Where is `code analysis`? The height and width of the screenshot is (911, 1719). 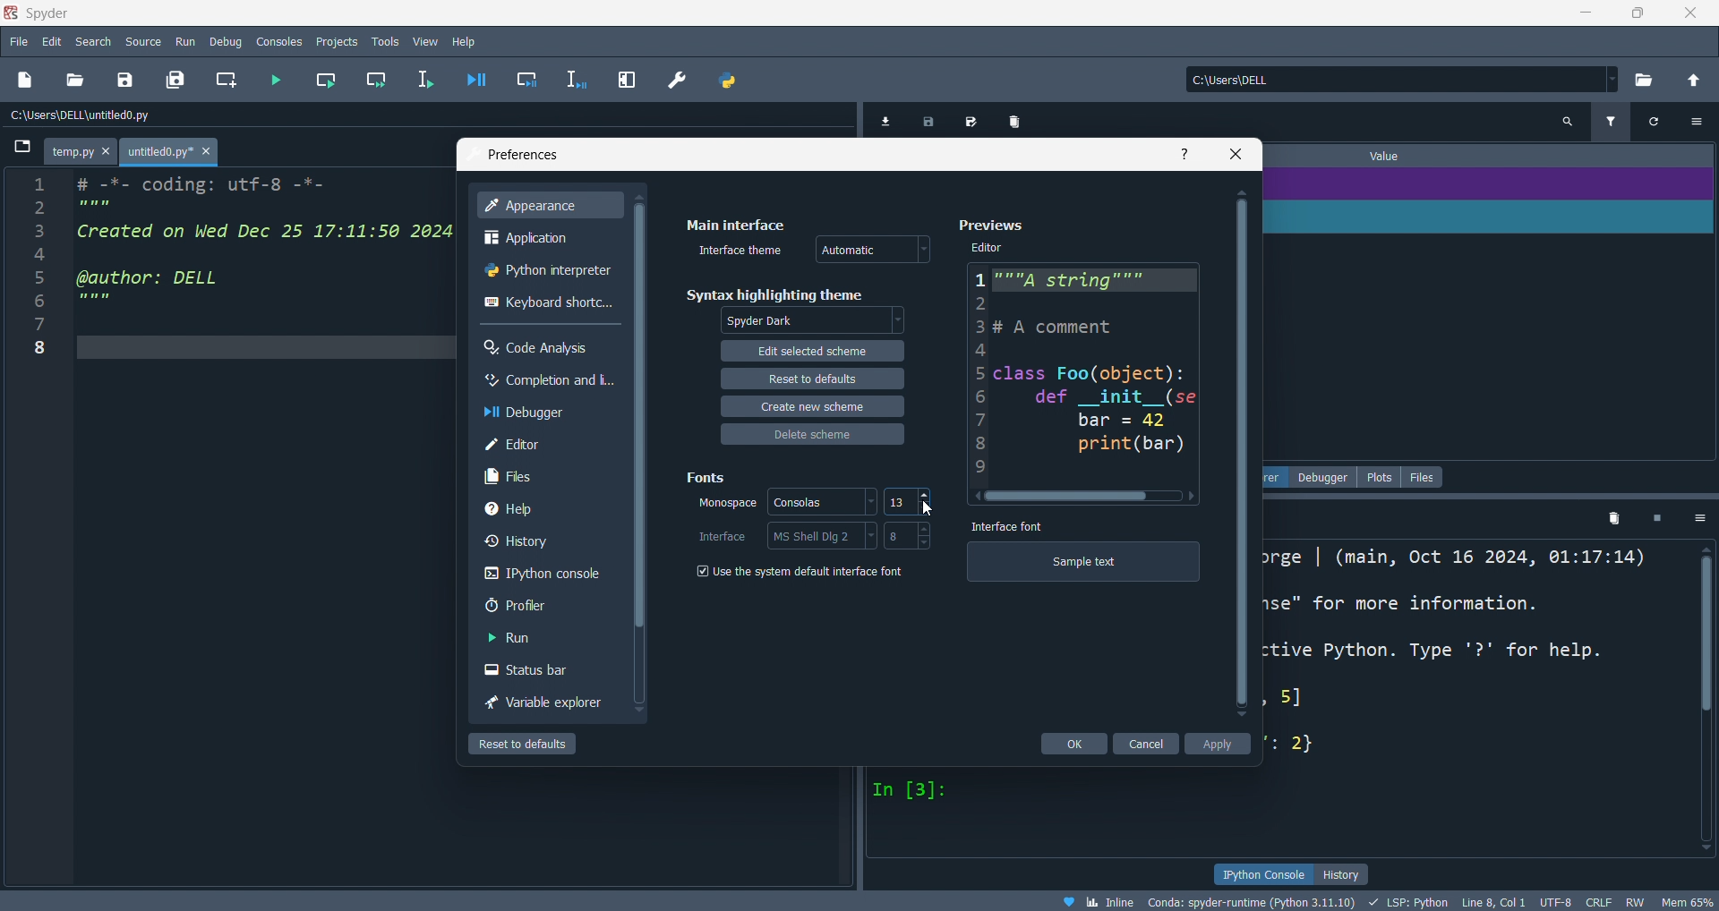 code analysis is located at coordinates (550, 344).